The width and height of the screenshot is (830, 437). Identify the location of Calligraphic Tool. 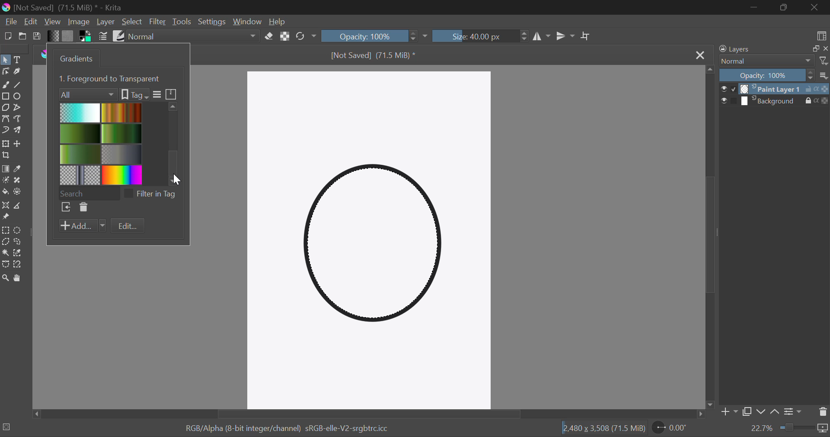
(19, 73).